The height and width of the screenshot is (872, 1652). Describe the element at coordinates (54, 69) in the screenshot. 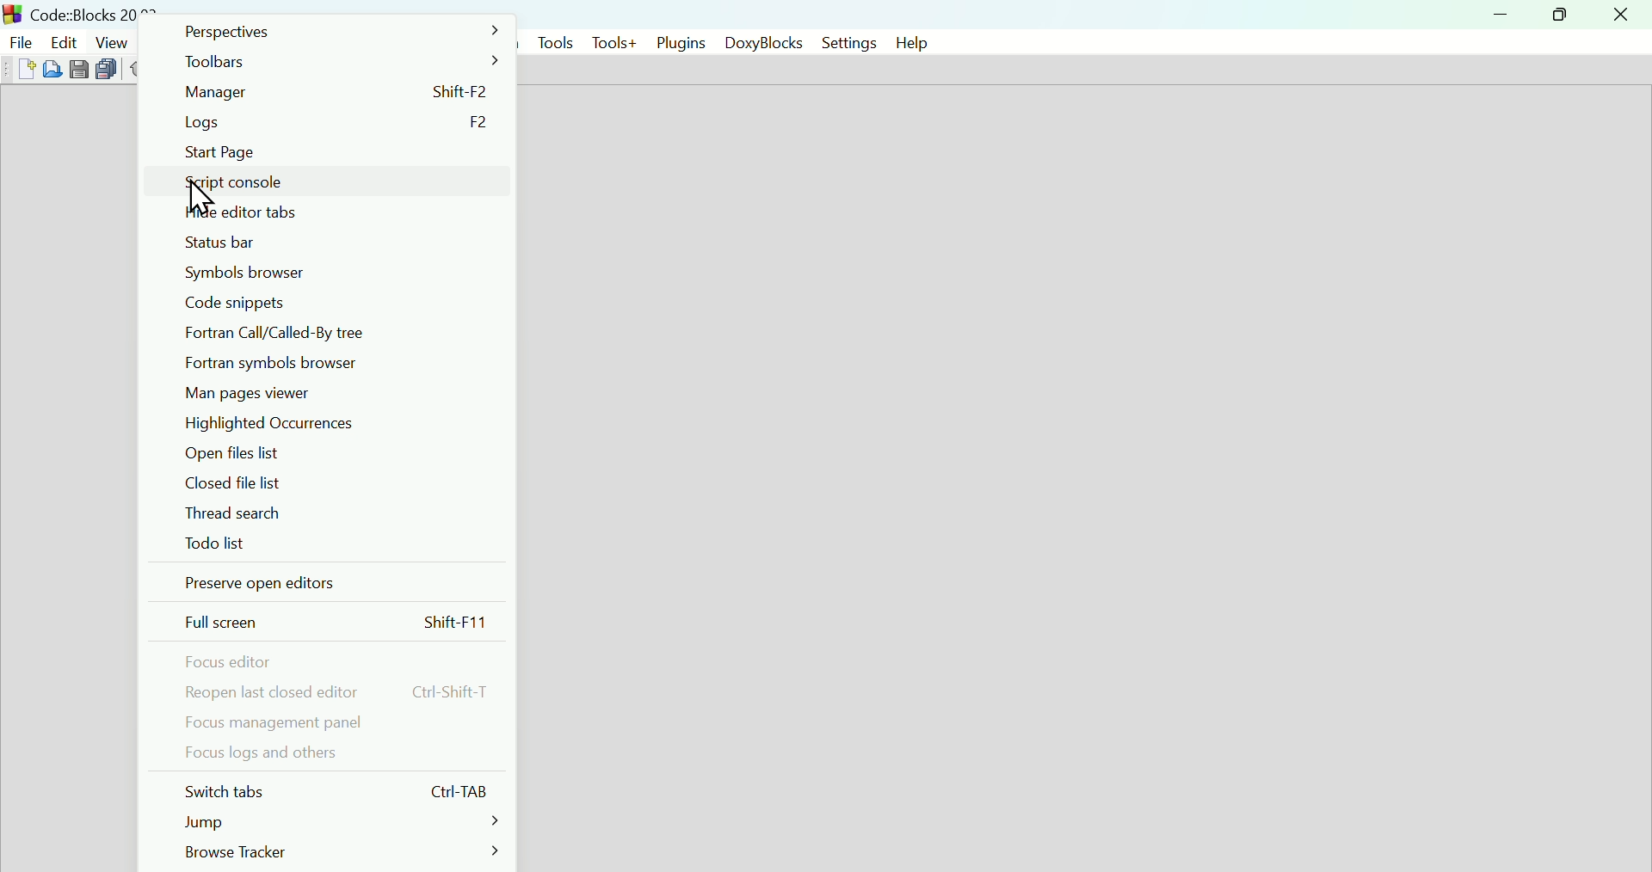

I see `Open file` at that location.